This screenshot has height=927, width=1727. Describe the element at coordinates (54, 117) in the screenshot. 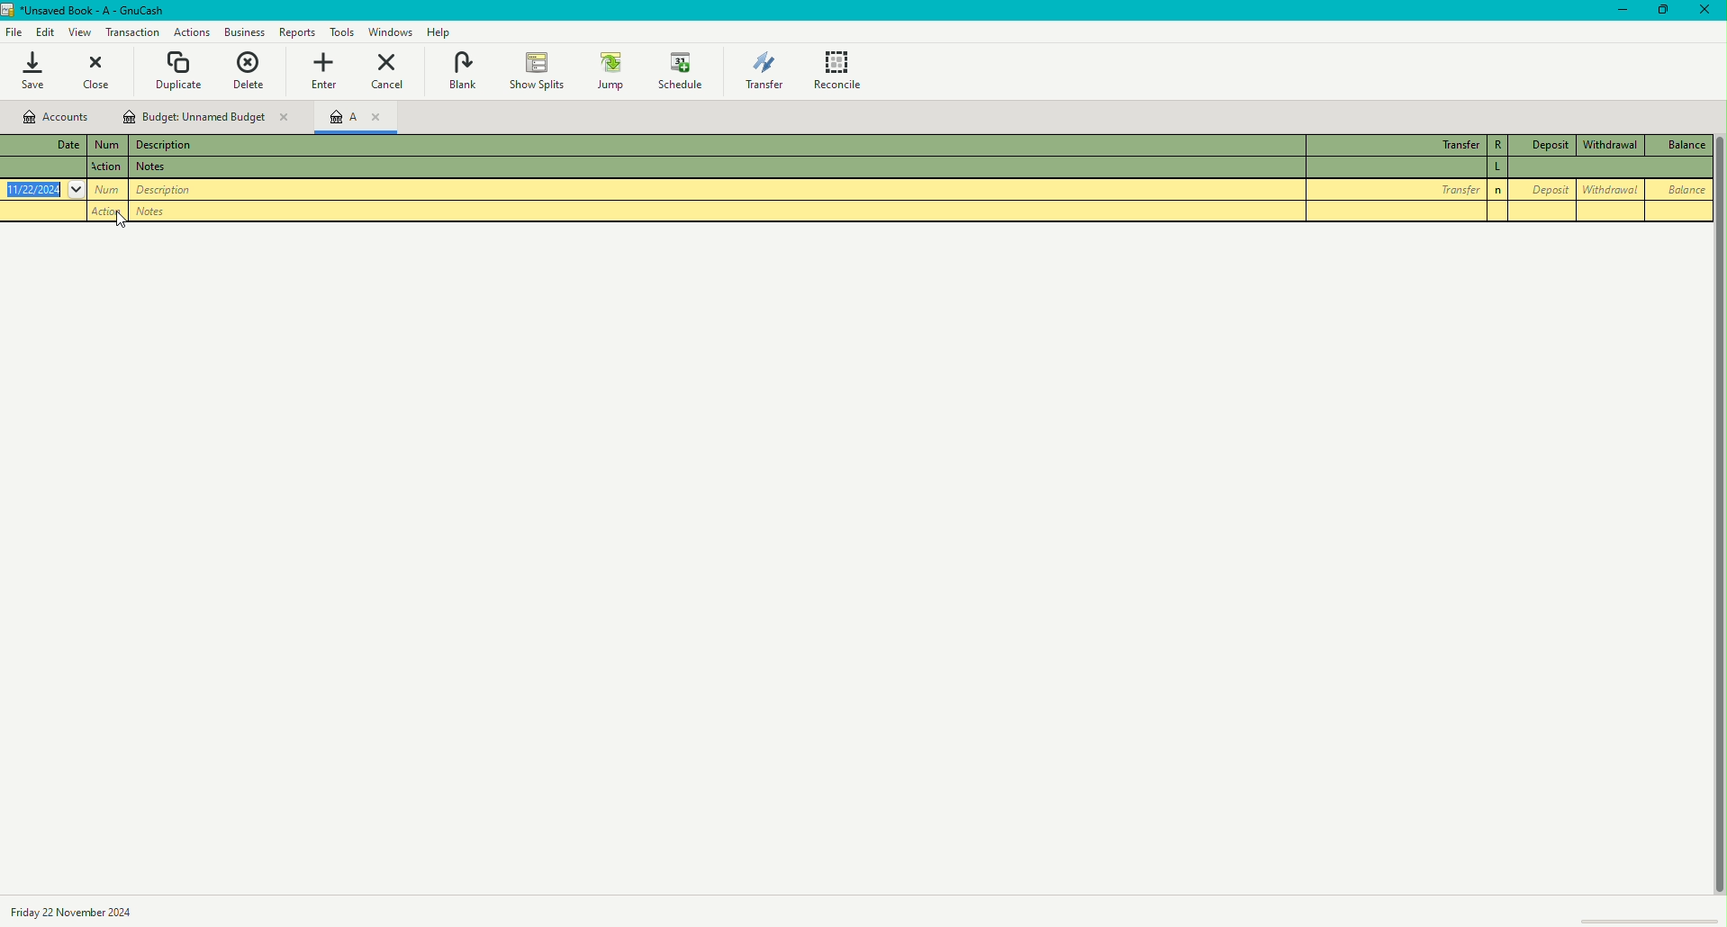

I see `Accounts` at that location.